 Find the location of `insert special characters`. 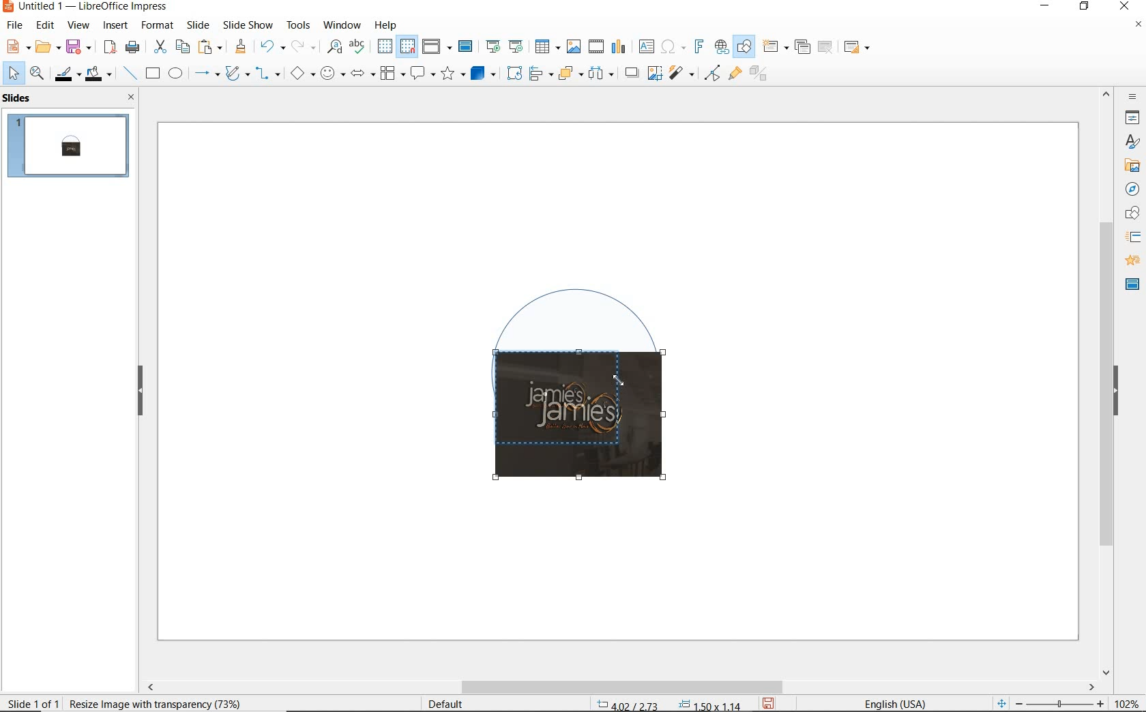

insert special characters is located at coordinates (671, 45).